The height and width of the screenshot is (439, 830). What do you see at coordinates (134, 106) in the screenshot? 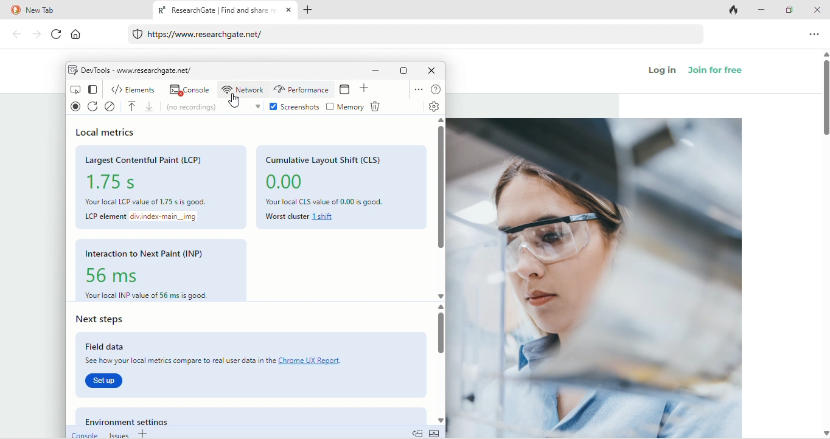
I see `load` at bounding box center [134, 106].